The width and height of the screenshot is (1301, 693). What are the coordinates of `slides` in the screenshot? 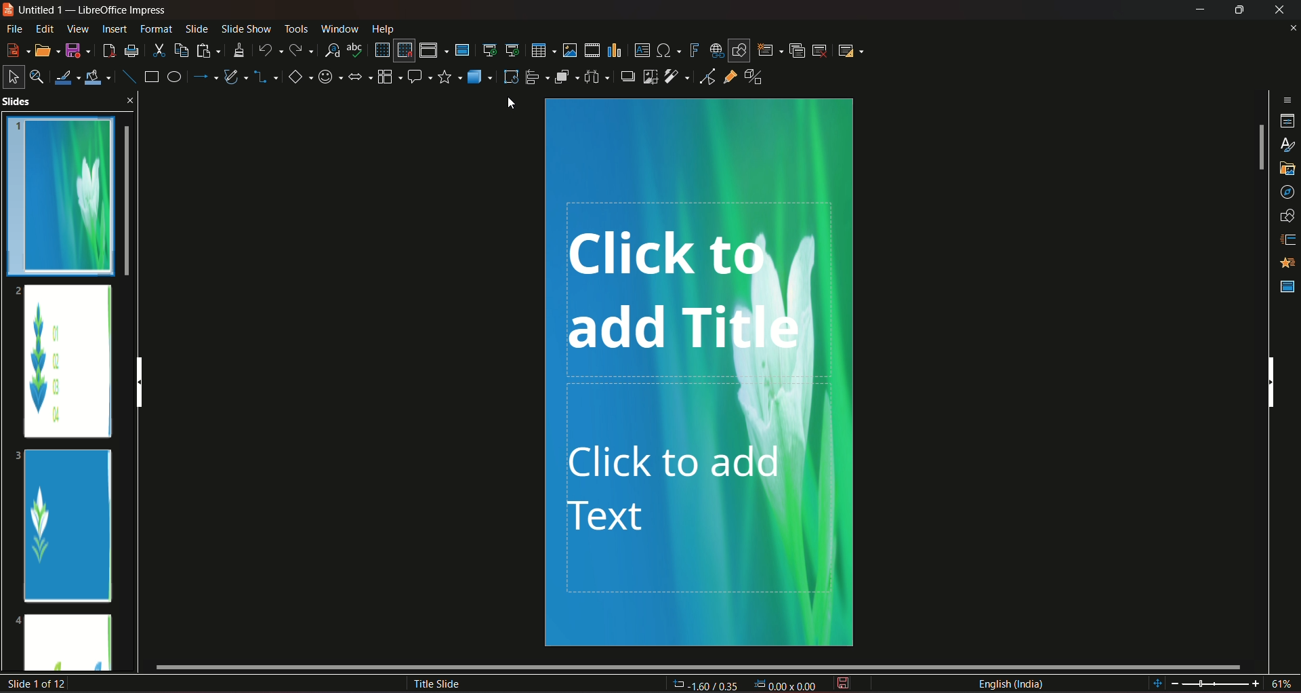 It's located at (56, 102).